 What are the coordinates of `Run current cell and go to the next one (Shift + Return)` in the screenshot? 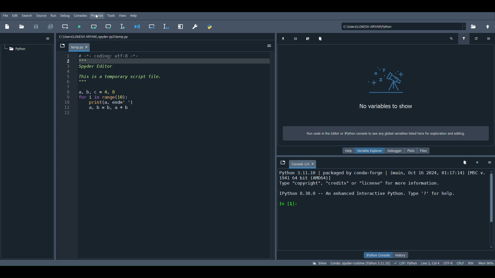 It's located at (109, 26).